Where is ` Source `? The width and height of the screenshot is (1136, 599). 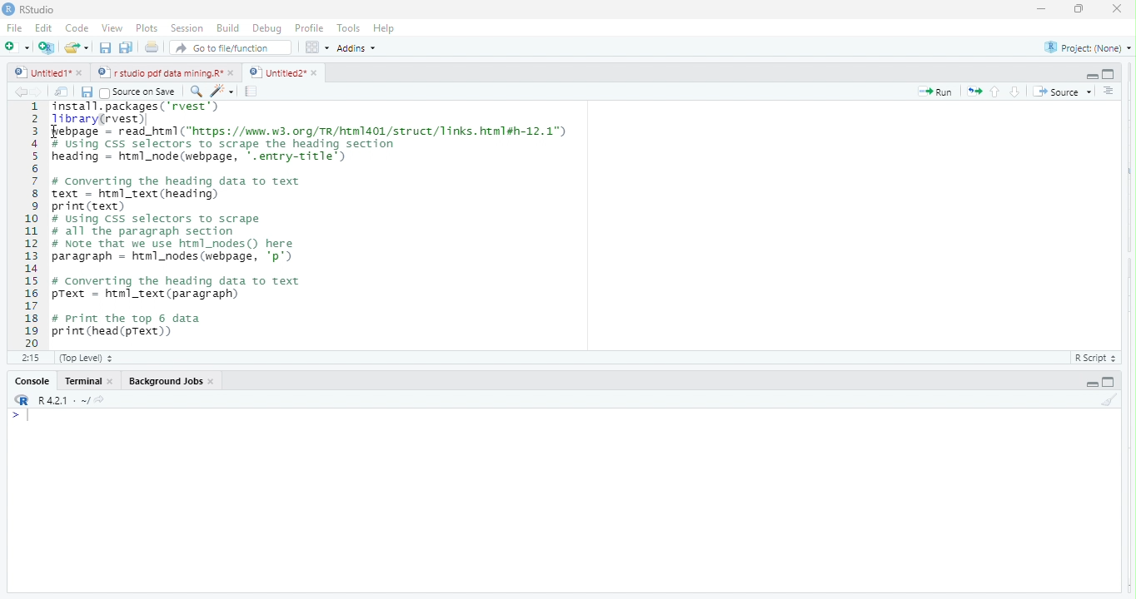  Source  is located at coordinates (1063, 93).